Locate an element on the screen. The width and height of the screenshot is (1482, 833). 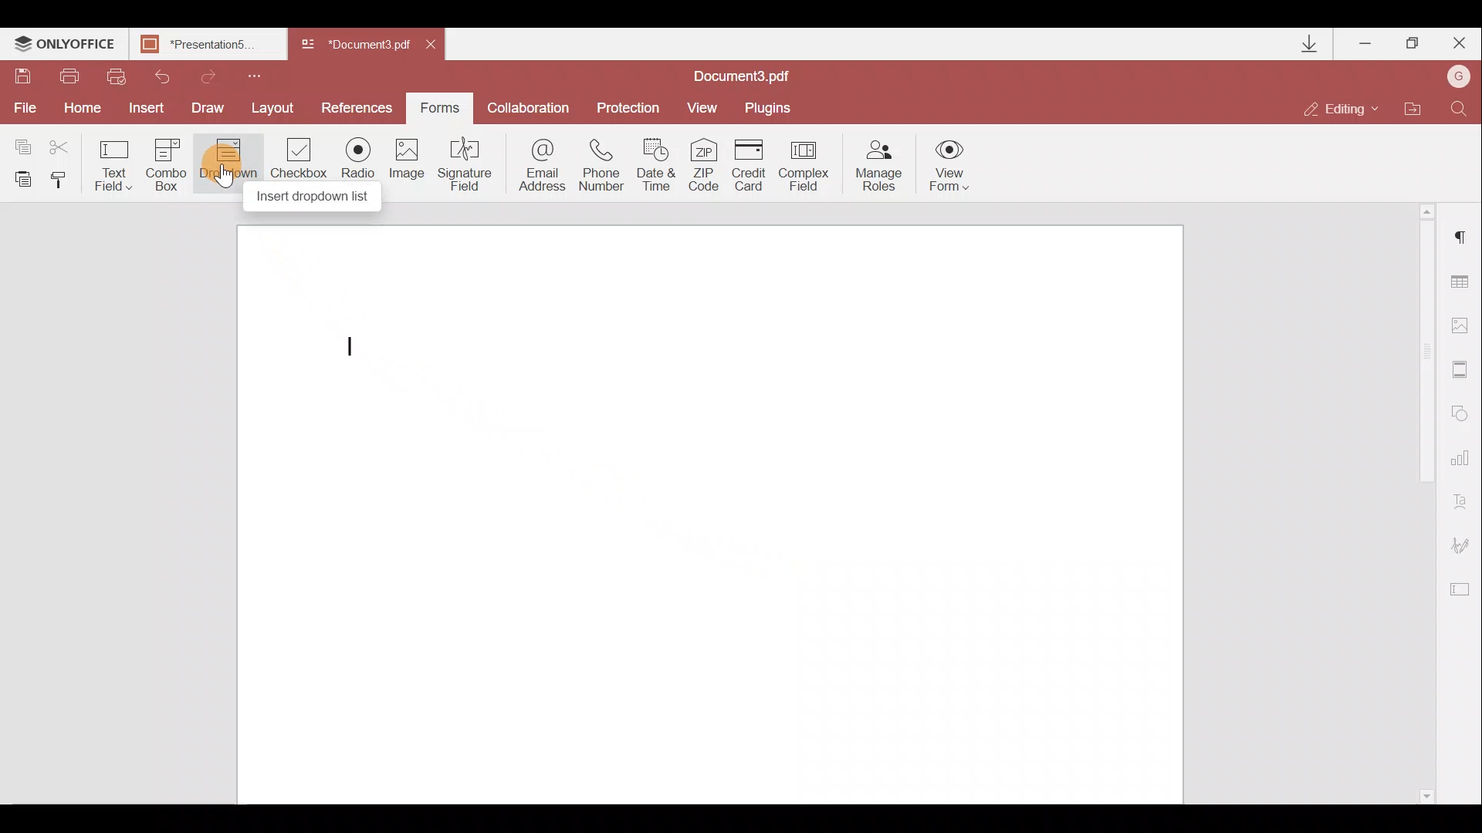
Chart settings is located at coordinates (1463, 458).